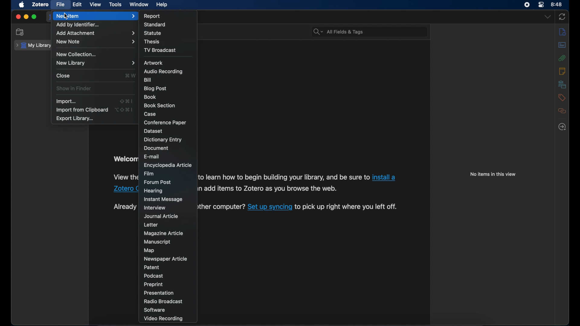 The width and height of the screenshot is (580, 326). I want to click on apple, so click(22, 5).